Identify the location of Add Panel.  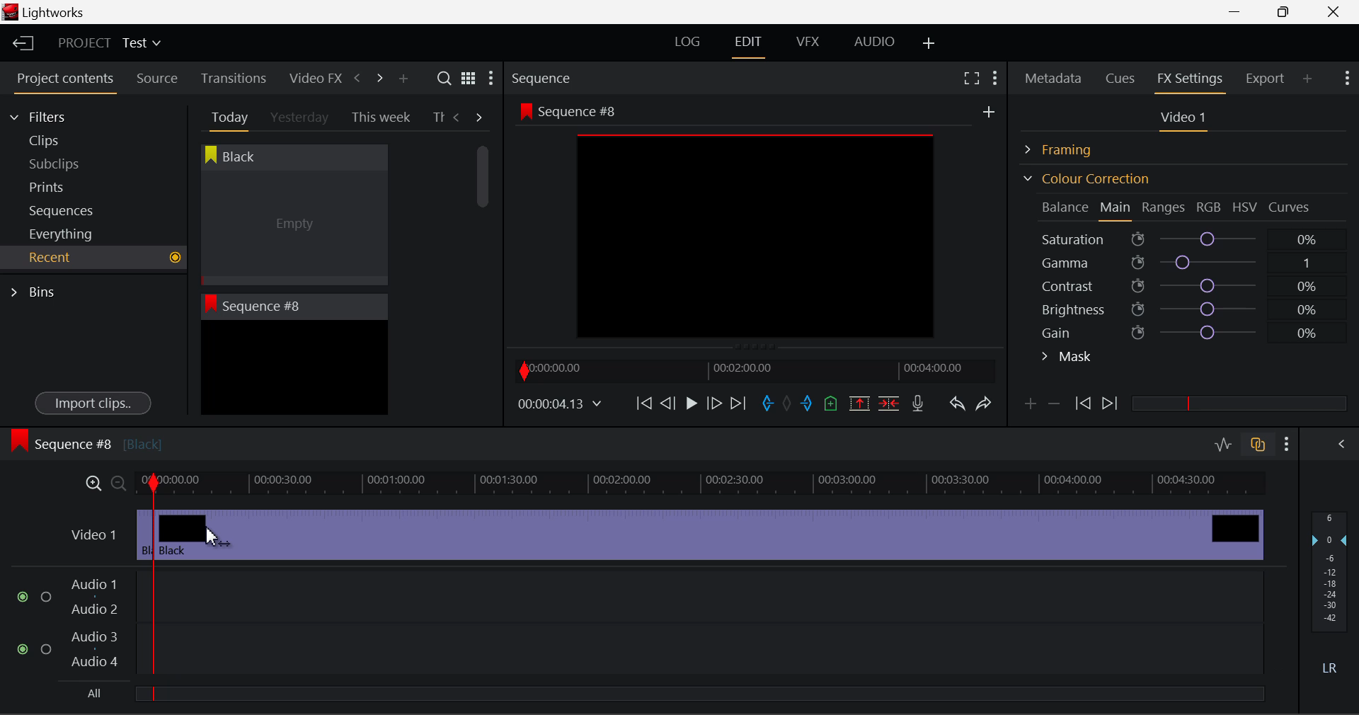
(1308, 78).